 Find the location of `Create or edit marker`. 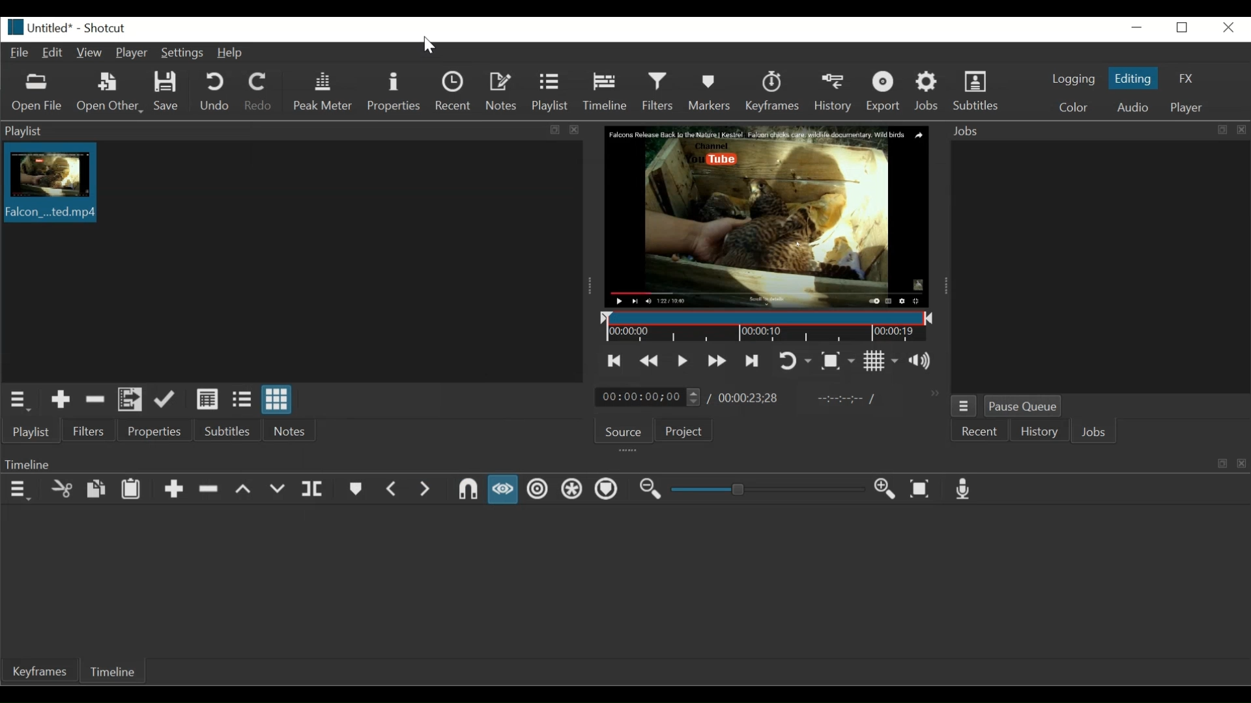

Create or edit marker is located at coordinates (357, 488).